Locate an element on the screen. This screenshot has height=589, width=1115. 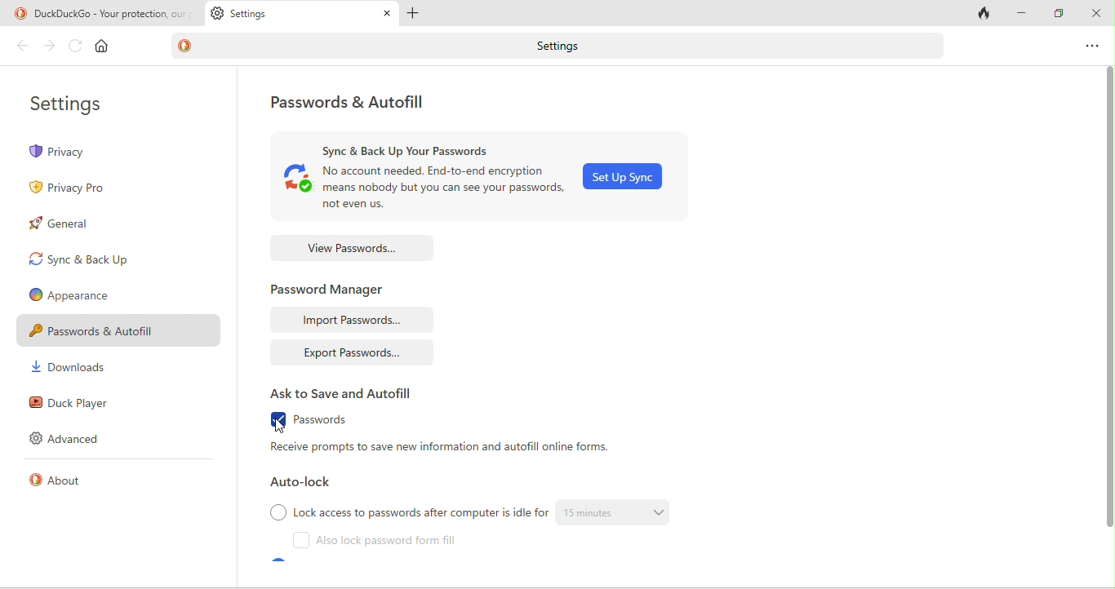
password and autofill is located at coordinates (360, 102).